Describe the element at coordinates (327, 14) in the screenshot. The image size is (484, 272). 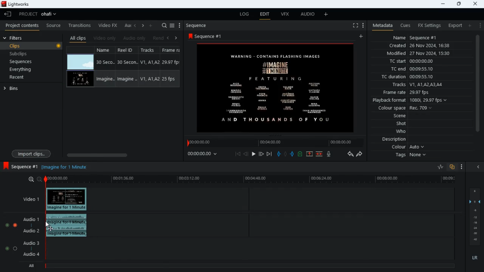
I see `more` at that location.